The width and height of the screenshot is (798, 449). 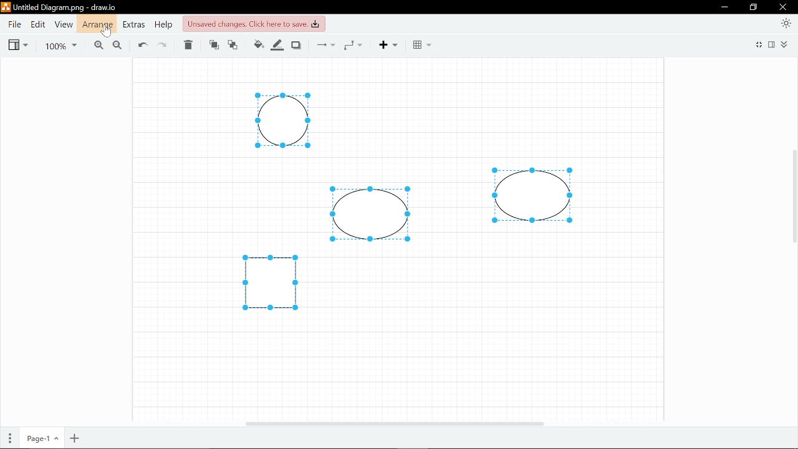 What do you see at coordinates (421, 45) in the screenshot?
I see `Table` at bounding box center [421, 45].